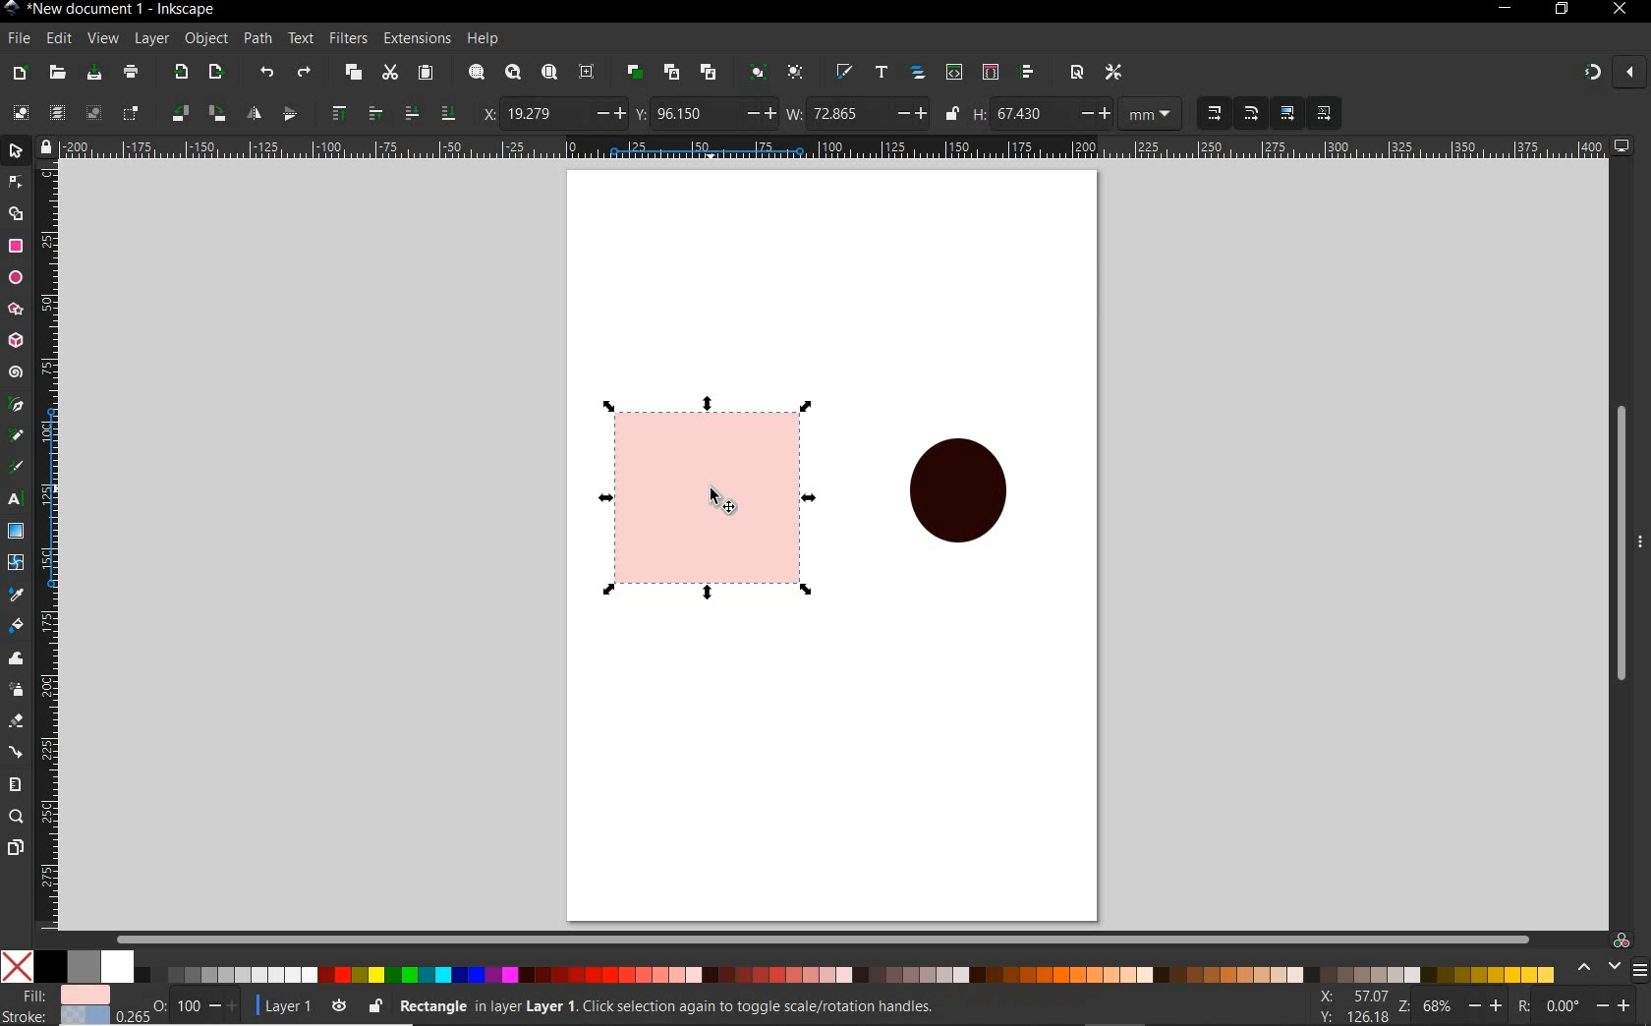 This screenshot has width=1651, height=1026. Describe the element at coordinates (373, 111) in the screenshot. I see `raise` at that location.